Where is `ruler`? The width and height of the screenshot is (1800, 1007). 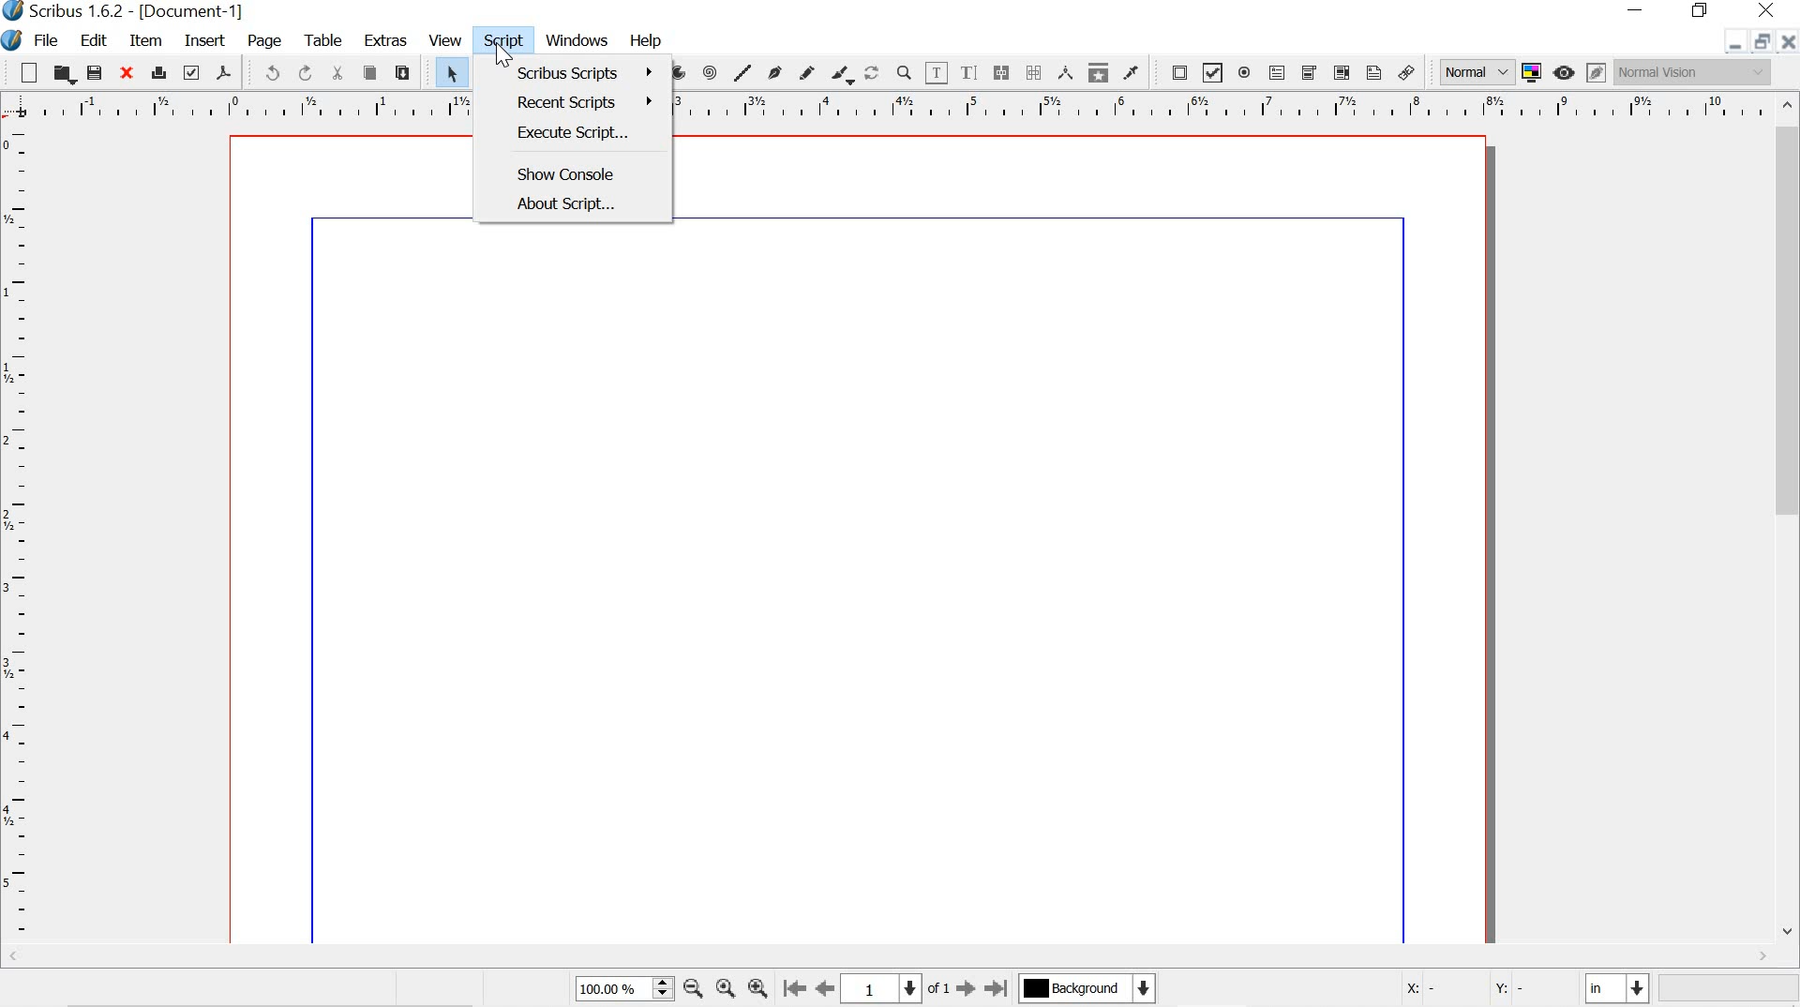
ruler is located at coordinates (1224, 108).